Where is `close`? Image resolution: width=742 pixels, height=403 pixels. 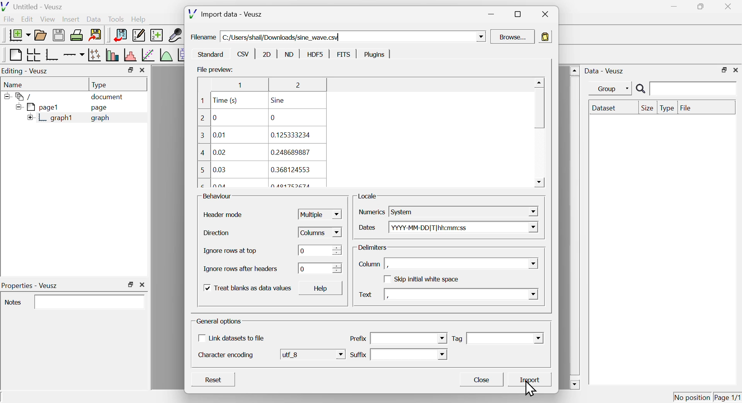 close is located at coordinates (544, 15).